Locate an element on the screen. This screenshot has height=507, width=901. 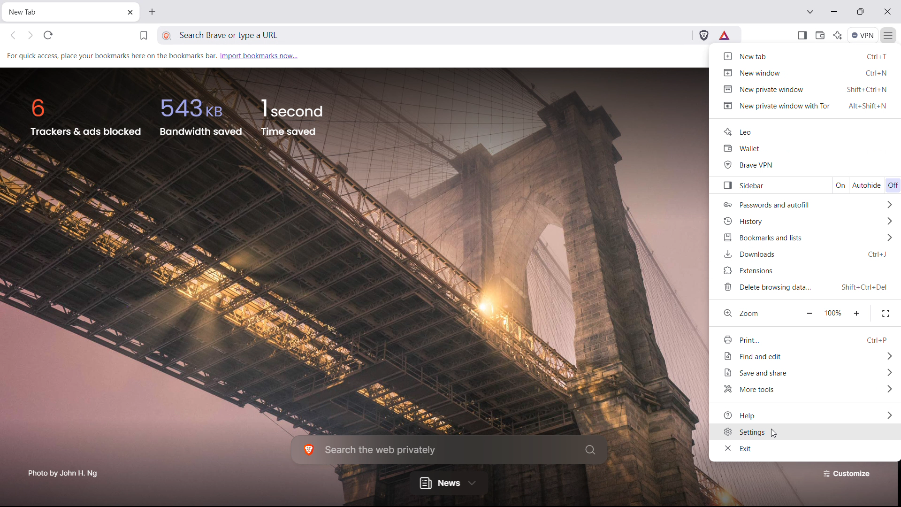
brave shields is located at coordinates (704, 35).